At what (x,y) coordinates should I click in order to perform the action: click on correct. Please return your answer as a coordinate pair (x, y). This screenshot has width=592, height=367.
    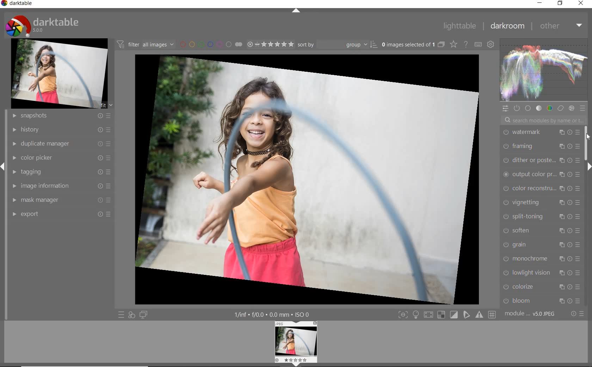
    Looking at the image, I should click on (561, 109).